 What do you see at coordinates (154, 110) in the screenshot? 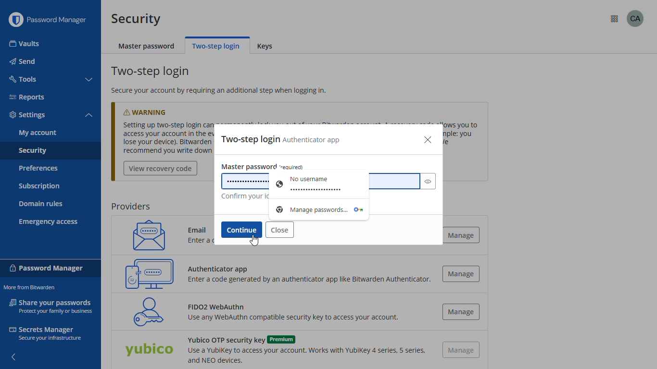
I see `warning` at bounding box center [154, 110].